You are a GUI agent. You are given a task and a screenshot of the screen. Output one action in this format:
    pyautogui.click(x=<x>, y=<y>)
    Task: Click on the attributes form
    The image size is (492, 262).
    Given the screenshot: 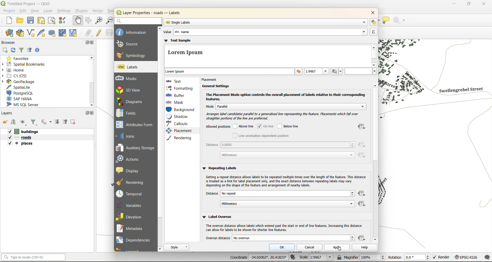 What is the action you would take?
    pyautogui.click(x=136, y=125)
    